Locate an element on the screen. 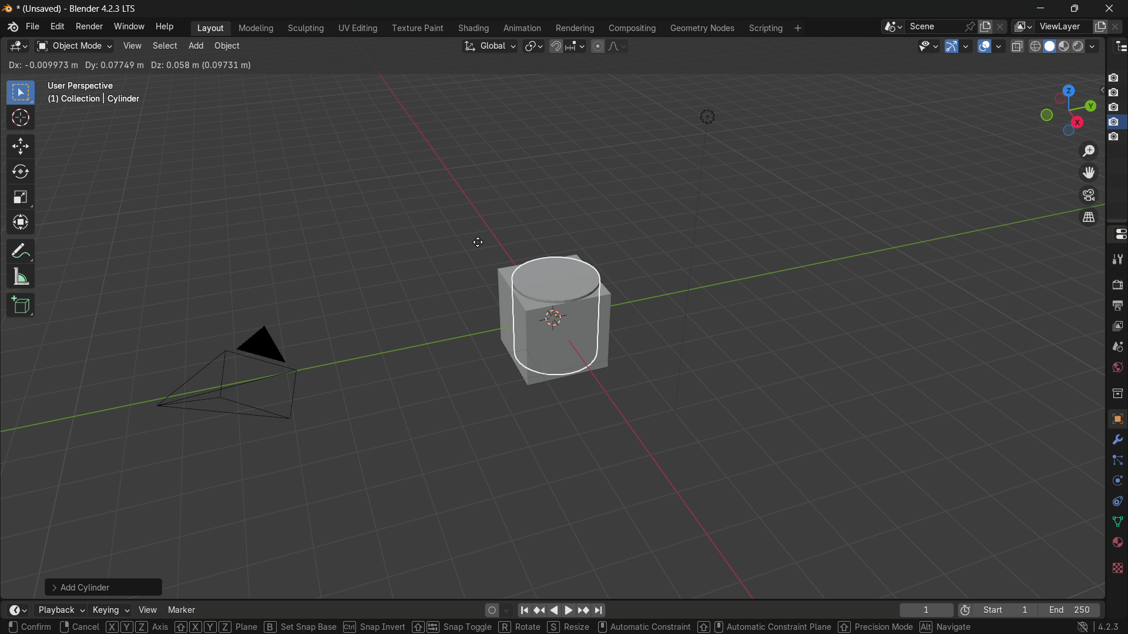 This screenshot has height=634, width=1128. add workplace is located at coordinates (798, 29).